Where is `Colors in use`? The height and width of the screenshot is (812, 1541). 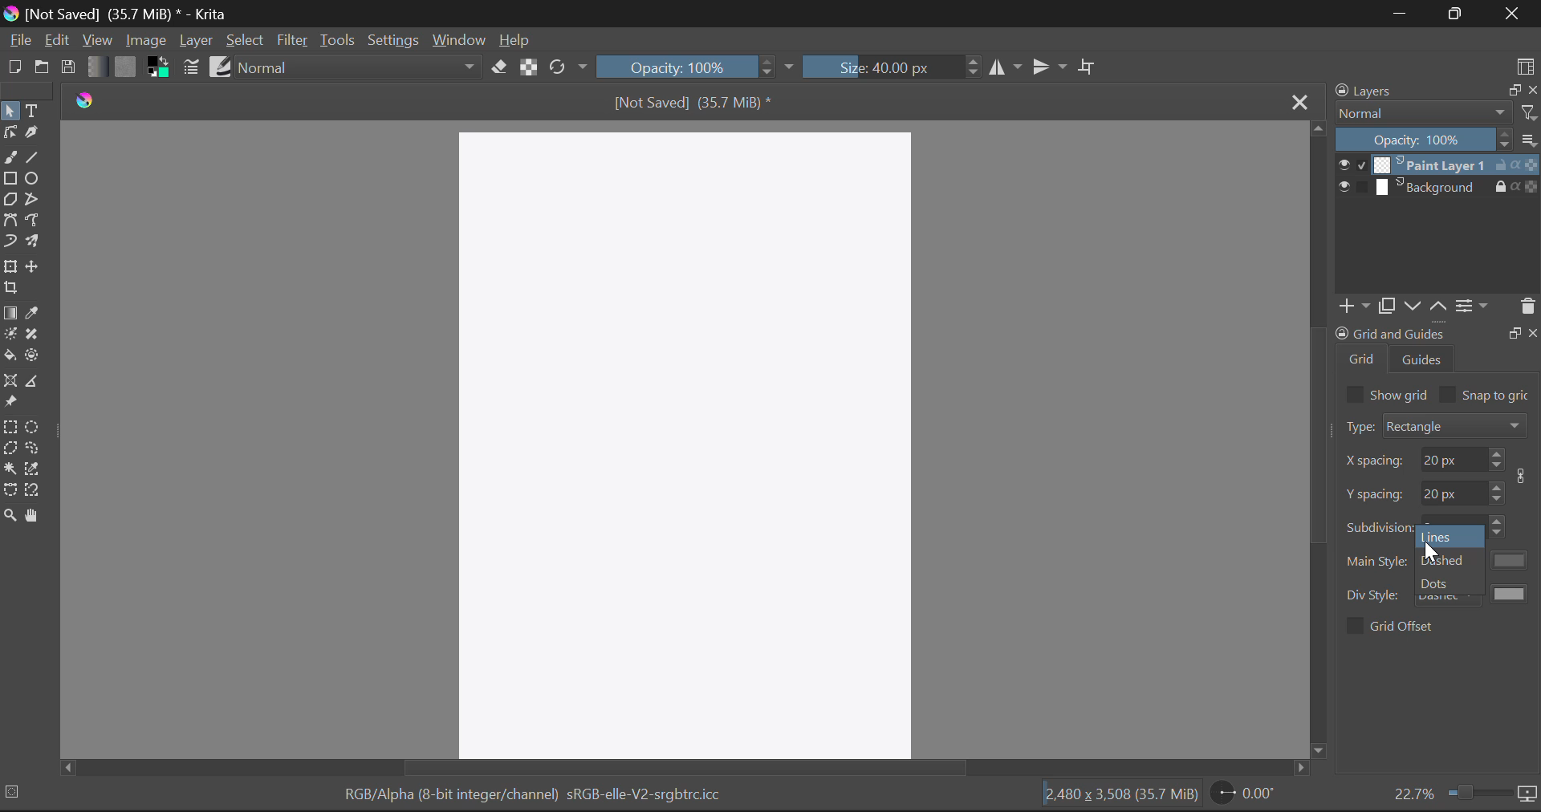 Colors in use is located at coordinates (159, 67).